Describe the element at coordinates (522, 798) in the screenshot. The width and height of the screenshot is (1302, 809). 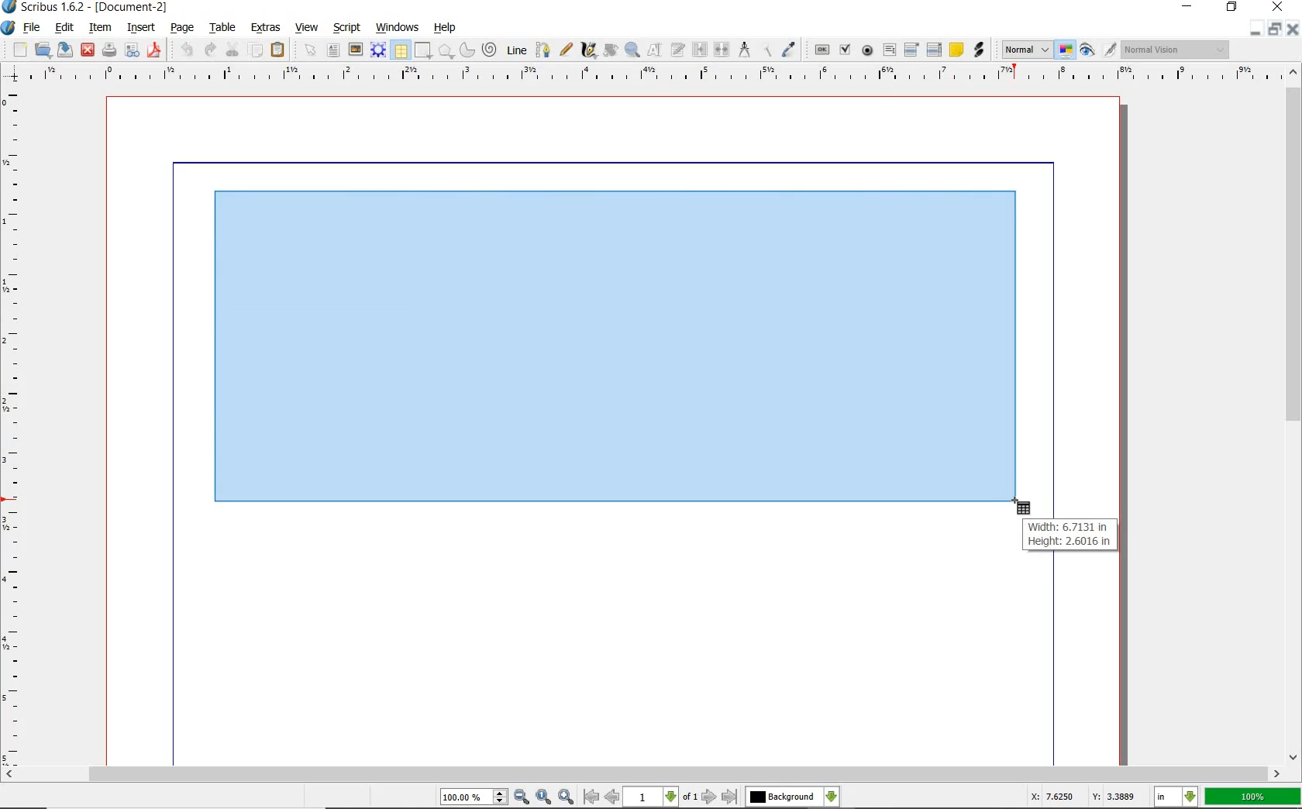
I see `zoom out` at that location.